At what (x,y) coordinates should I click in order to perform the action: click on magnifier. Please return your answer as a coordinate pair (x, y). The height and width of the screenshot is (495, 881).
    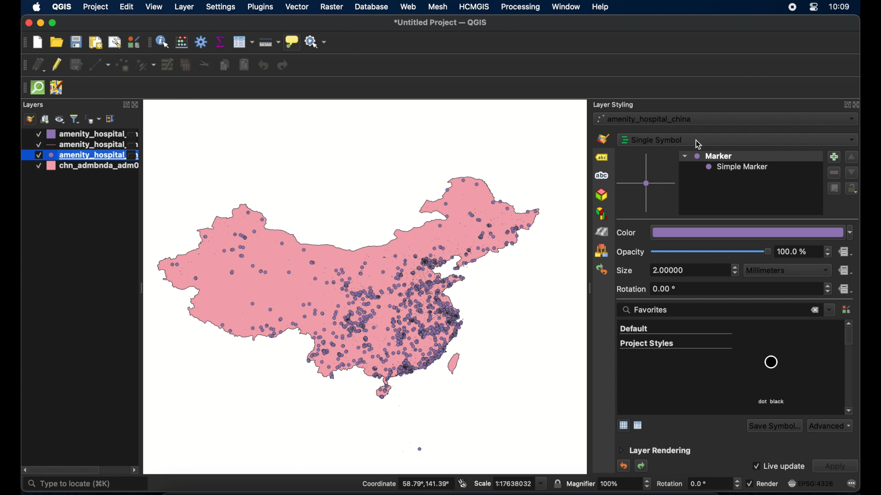
    Looking at the image, I should click on (608, 484).